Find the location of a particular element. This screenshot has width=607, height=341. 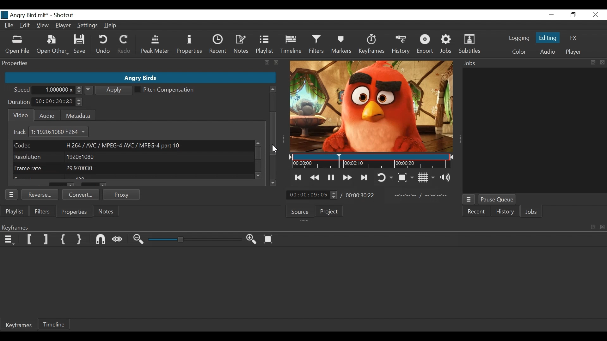

Recent is located at coordinates (217, 45).